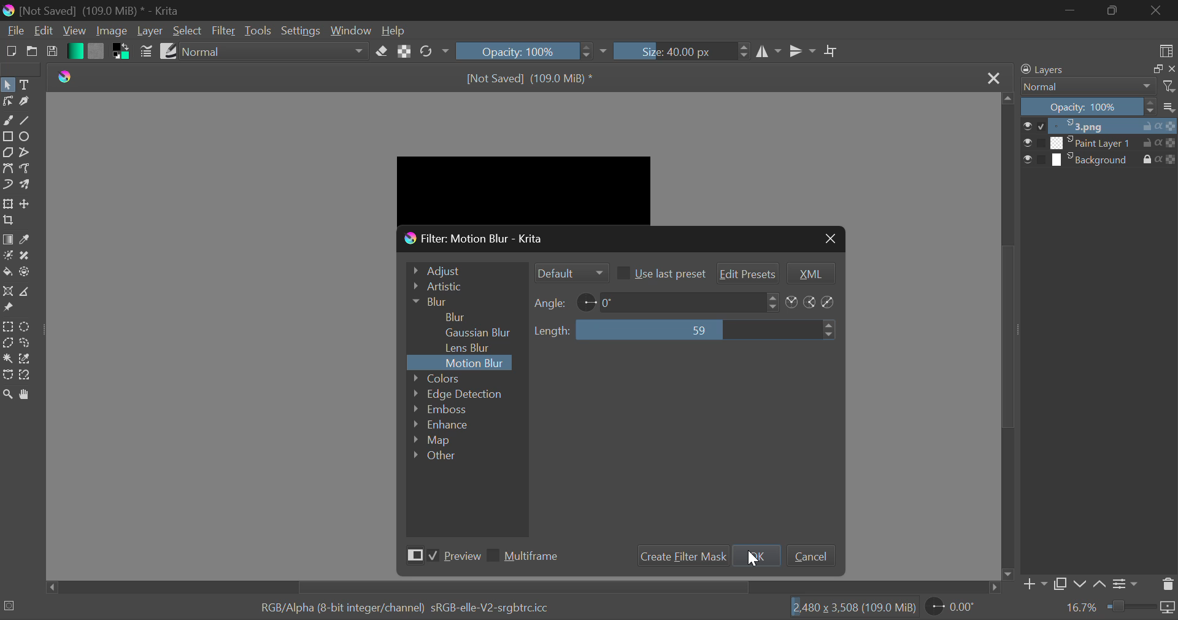 The height and width of the screenshot is (620, 1178). Describe the element at coordinates (405, 50) in the screenshot. I see `Lock Alpha` at that location.